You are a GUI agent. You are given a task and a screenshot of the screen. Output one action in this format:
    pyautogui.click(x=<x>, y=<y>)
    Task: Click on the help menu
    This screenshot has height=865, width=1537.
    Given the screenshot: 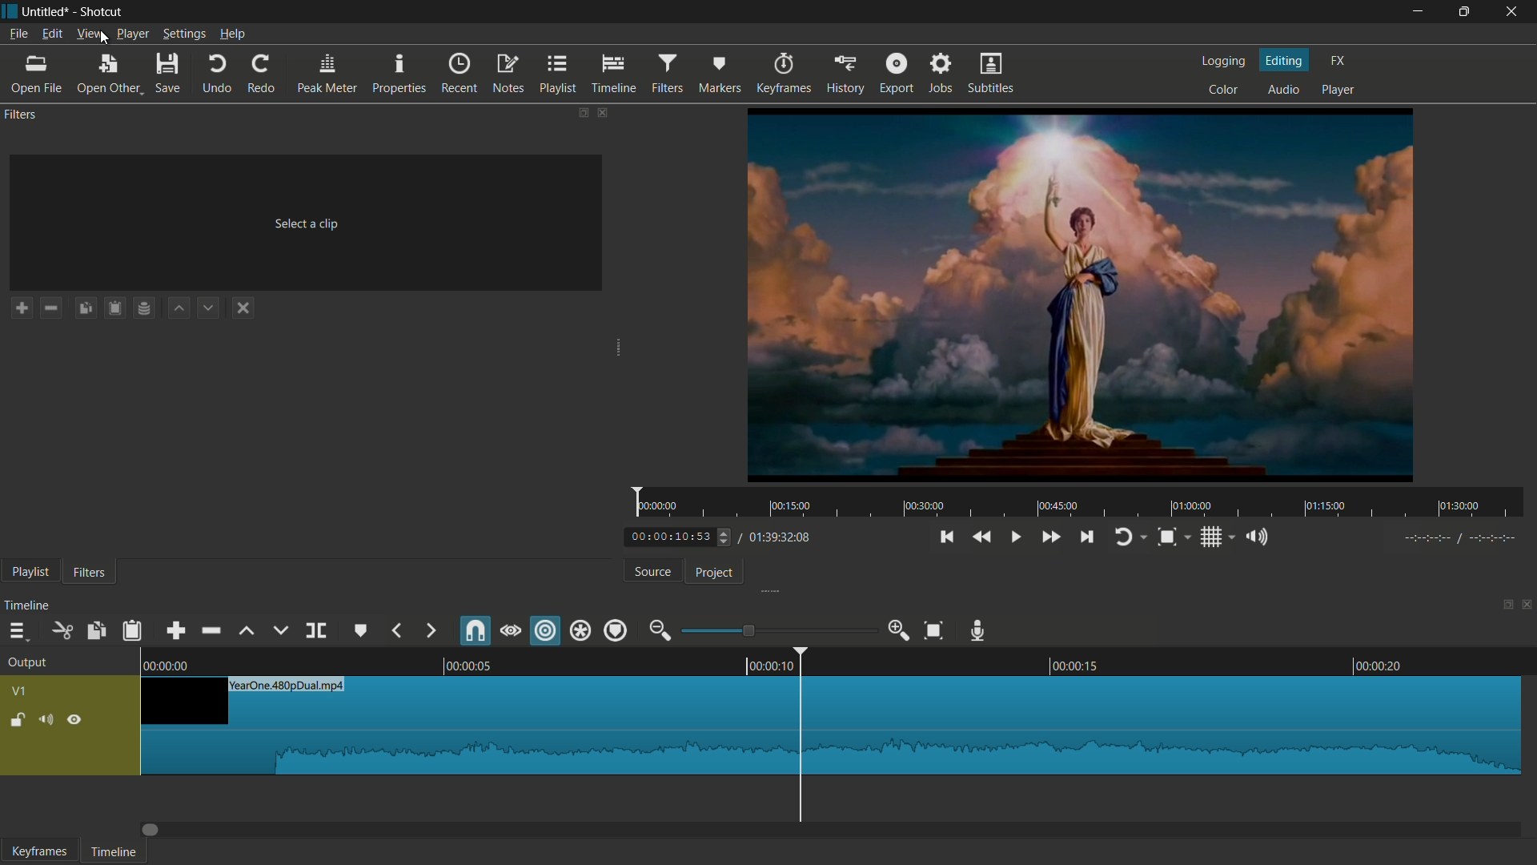 What is the action you would take?
    pyautogui.click(x=232, y=34)
    